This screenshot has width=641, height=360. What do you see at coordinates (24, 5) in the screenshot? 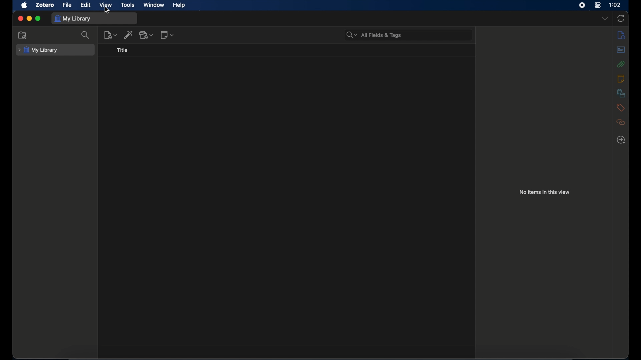
I see `apple` at bounding box center [24, 5].